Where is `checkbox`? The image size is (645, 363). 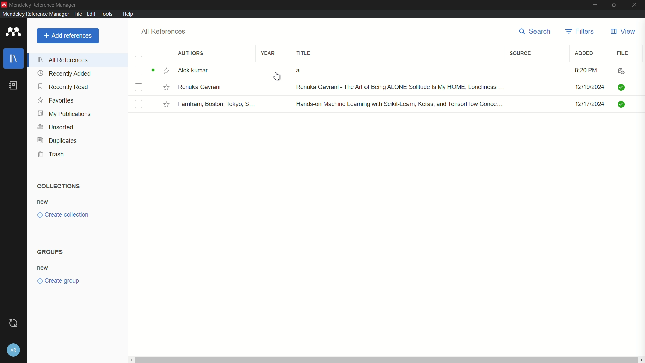 checkbox is located at coordinates (138, 54).